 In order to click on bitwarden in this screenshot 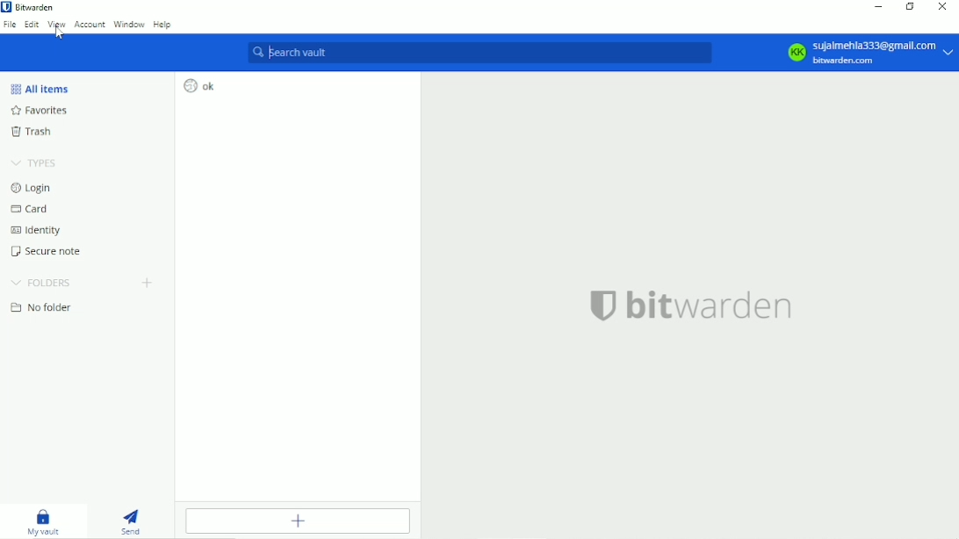, I will do `click(692, 305)`.